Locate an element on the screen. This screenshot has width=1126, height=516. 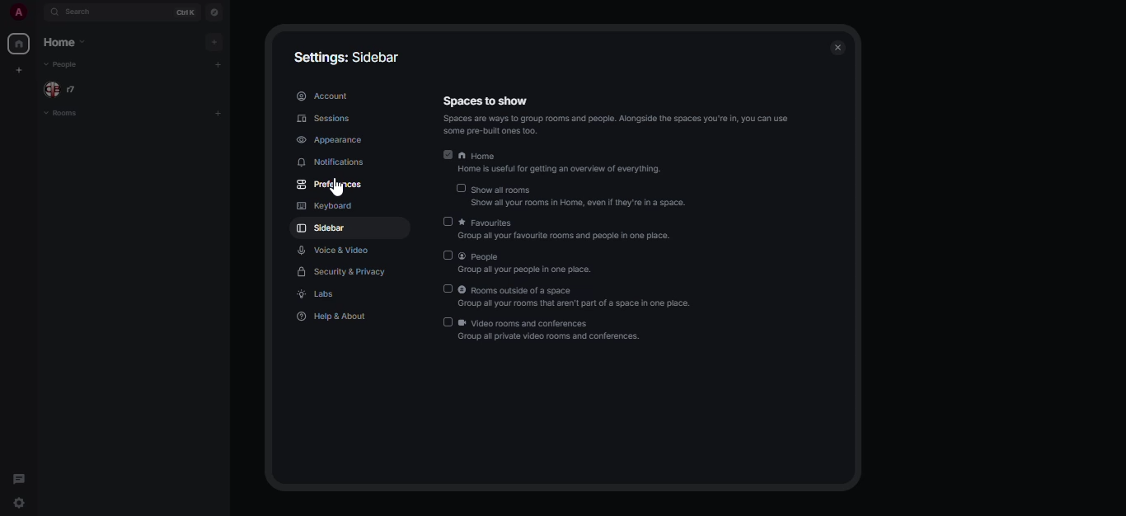
search is located at coordinates (80, 11).